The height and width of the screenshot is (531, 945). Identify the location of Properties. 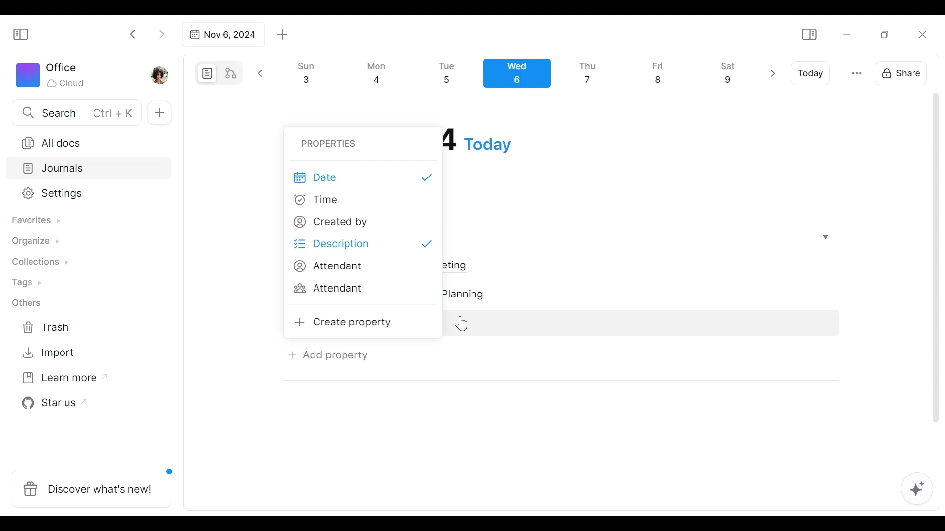
(331, 143).